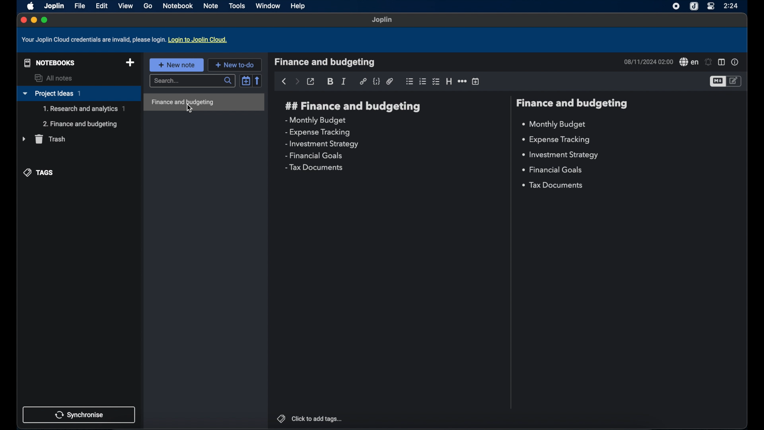  I want to click on window, so click(268, 6).